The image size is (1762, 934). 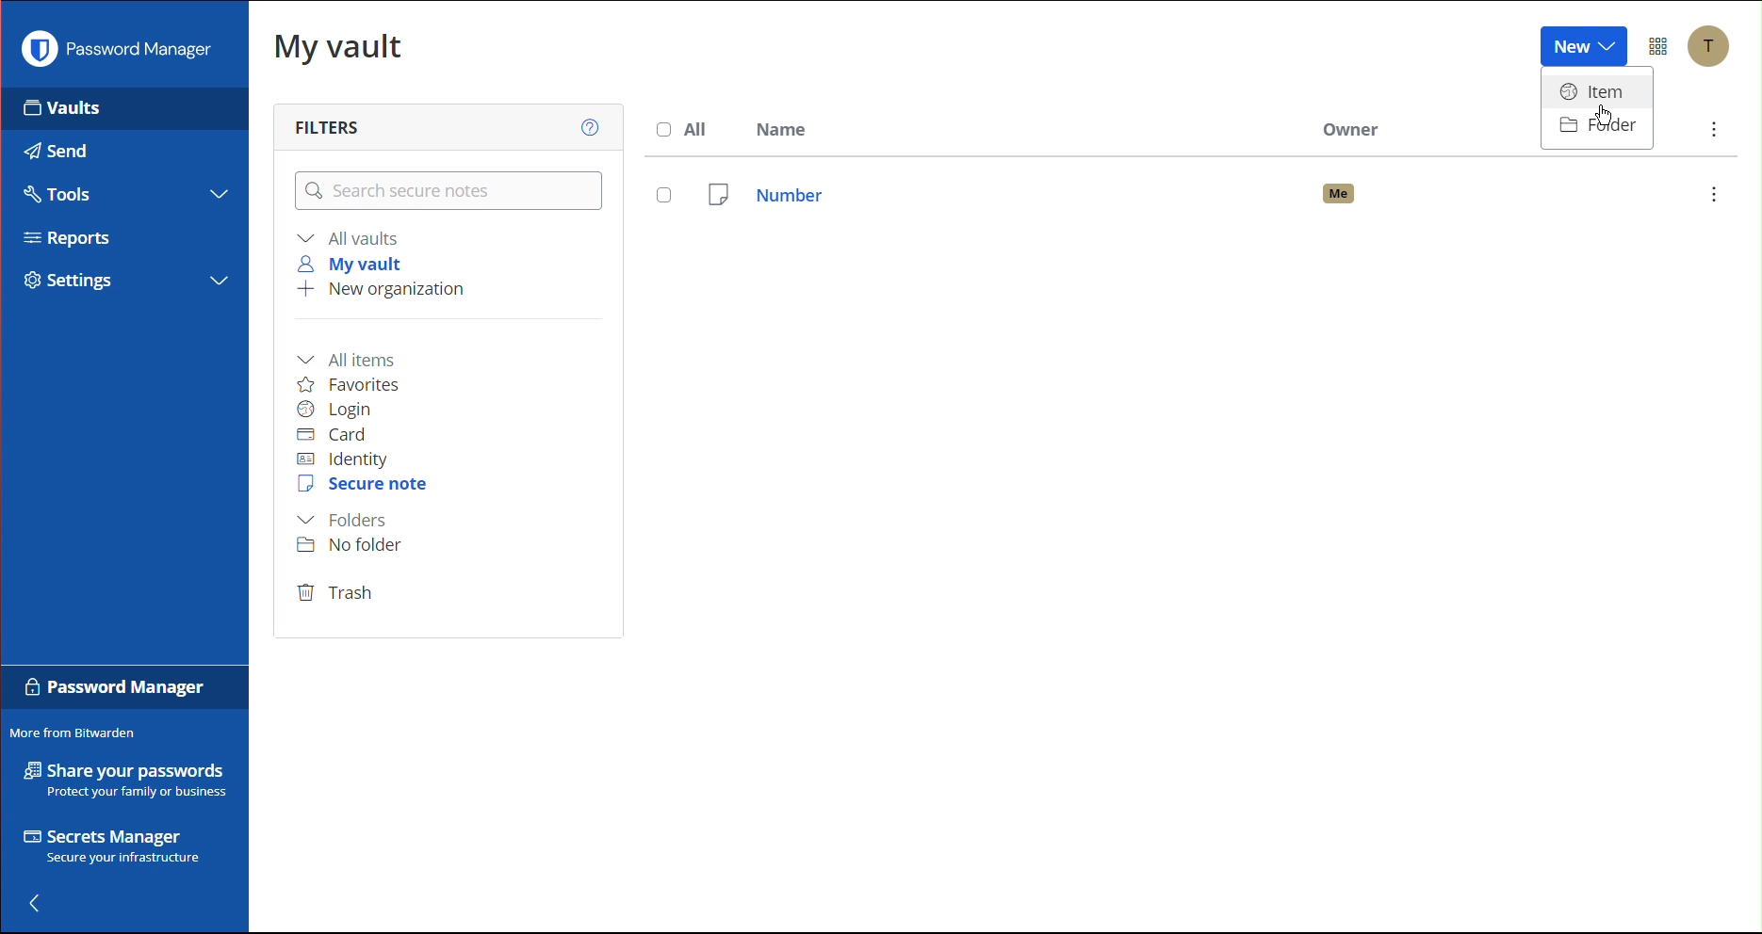 What do you see at coordinates (335, 410) in the screenshot?
I see `Login` at bounding box center [335, 410].